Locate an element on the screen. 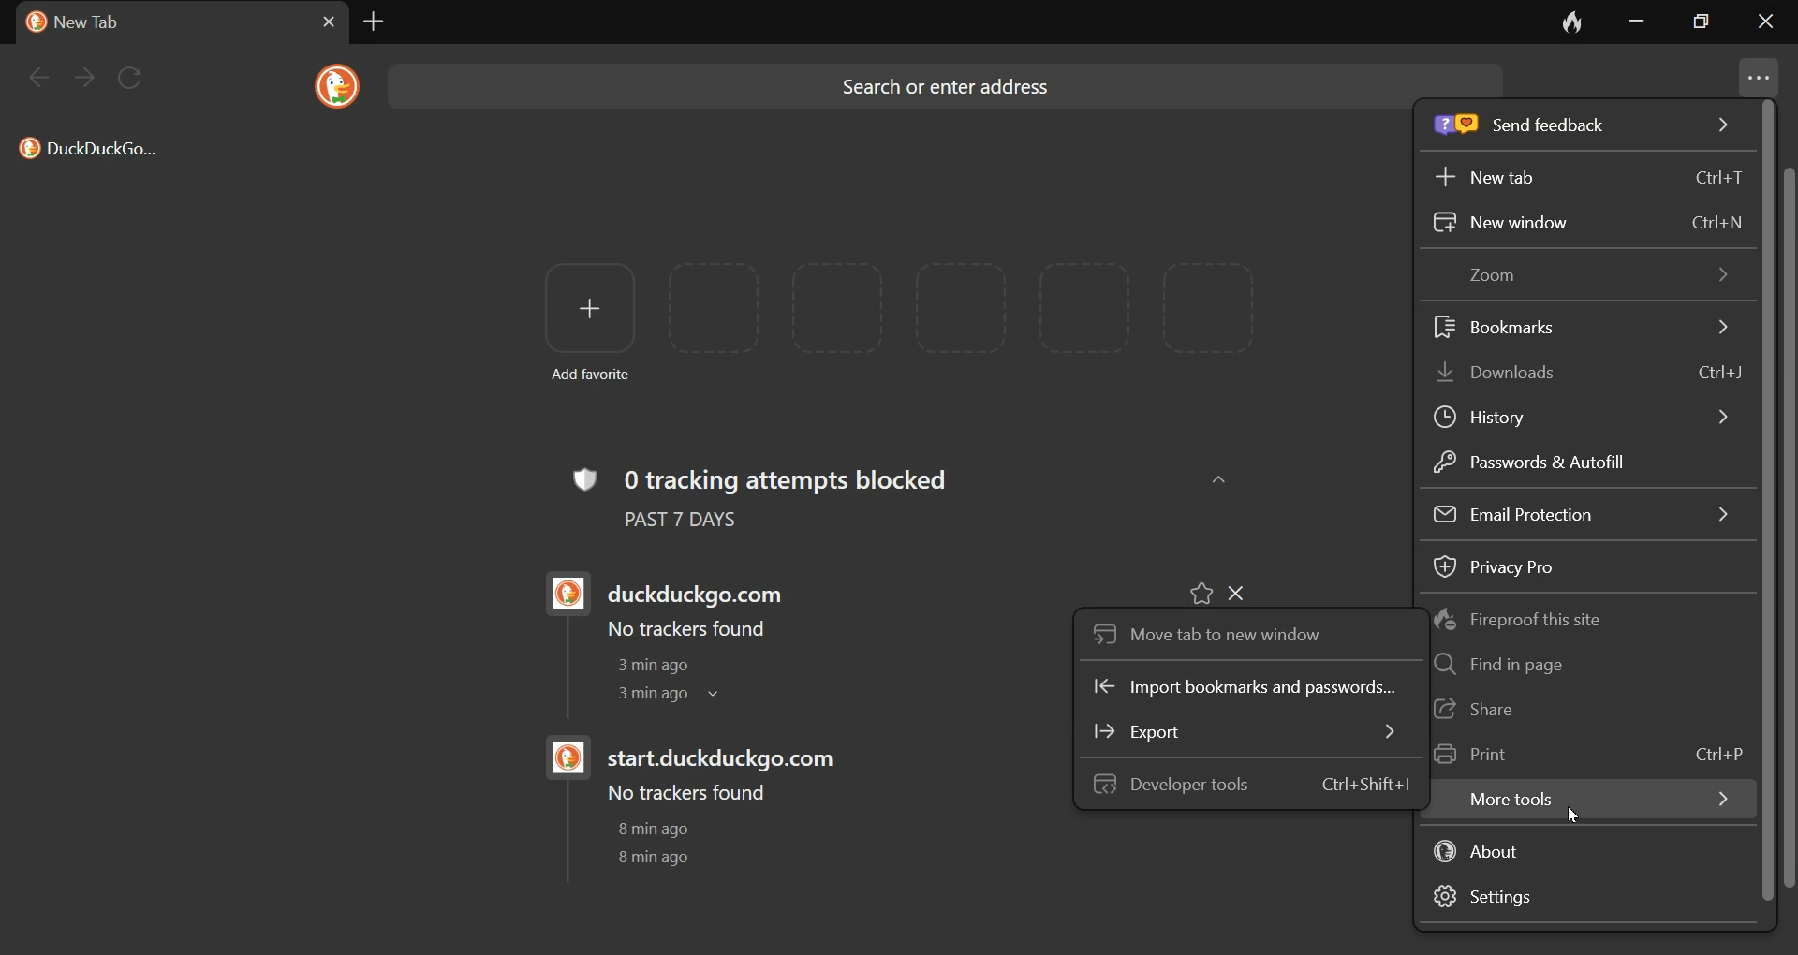 The height and width of the screenshot is (955, 1798). 0 tracking attempts blocked is located at coordinates (812, 477).